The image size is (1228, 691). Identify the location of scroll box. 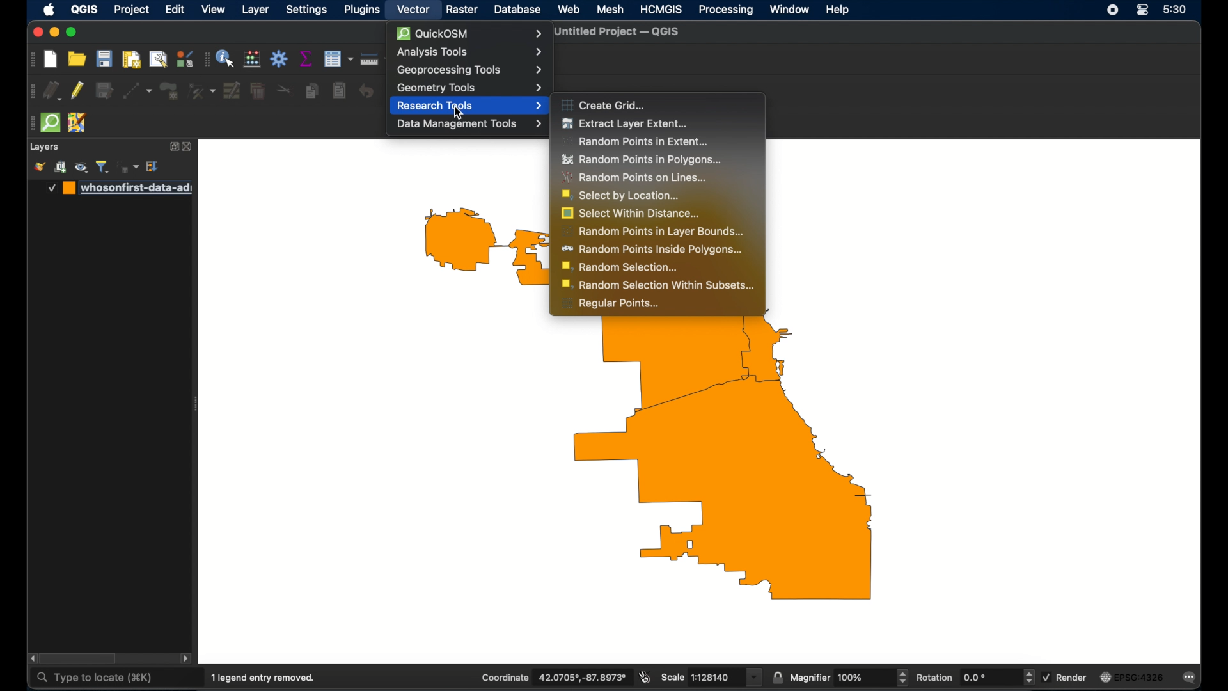
(81, 658).